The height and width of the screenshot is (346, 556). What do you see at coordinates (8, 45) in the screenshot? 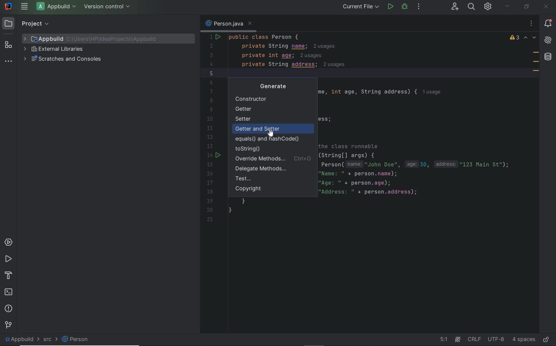
I see `structure` at bounding box center [8, 45].